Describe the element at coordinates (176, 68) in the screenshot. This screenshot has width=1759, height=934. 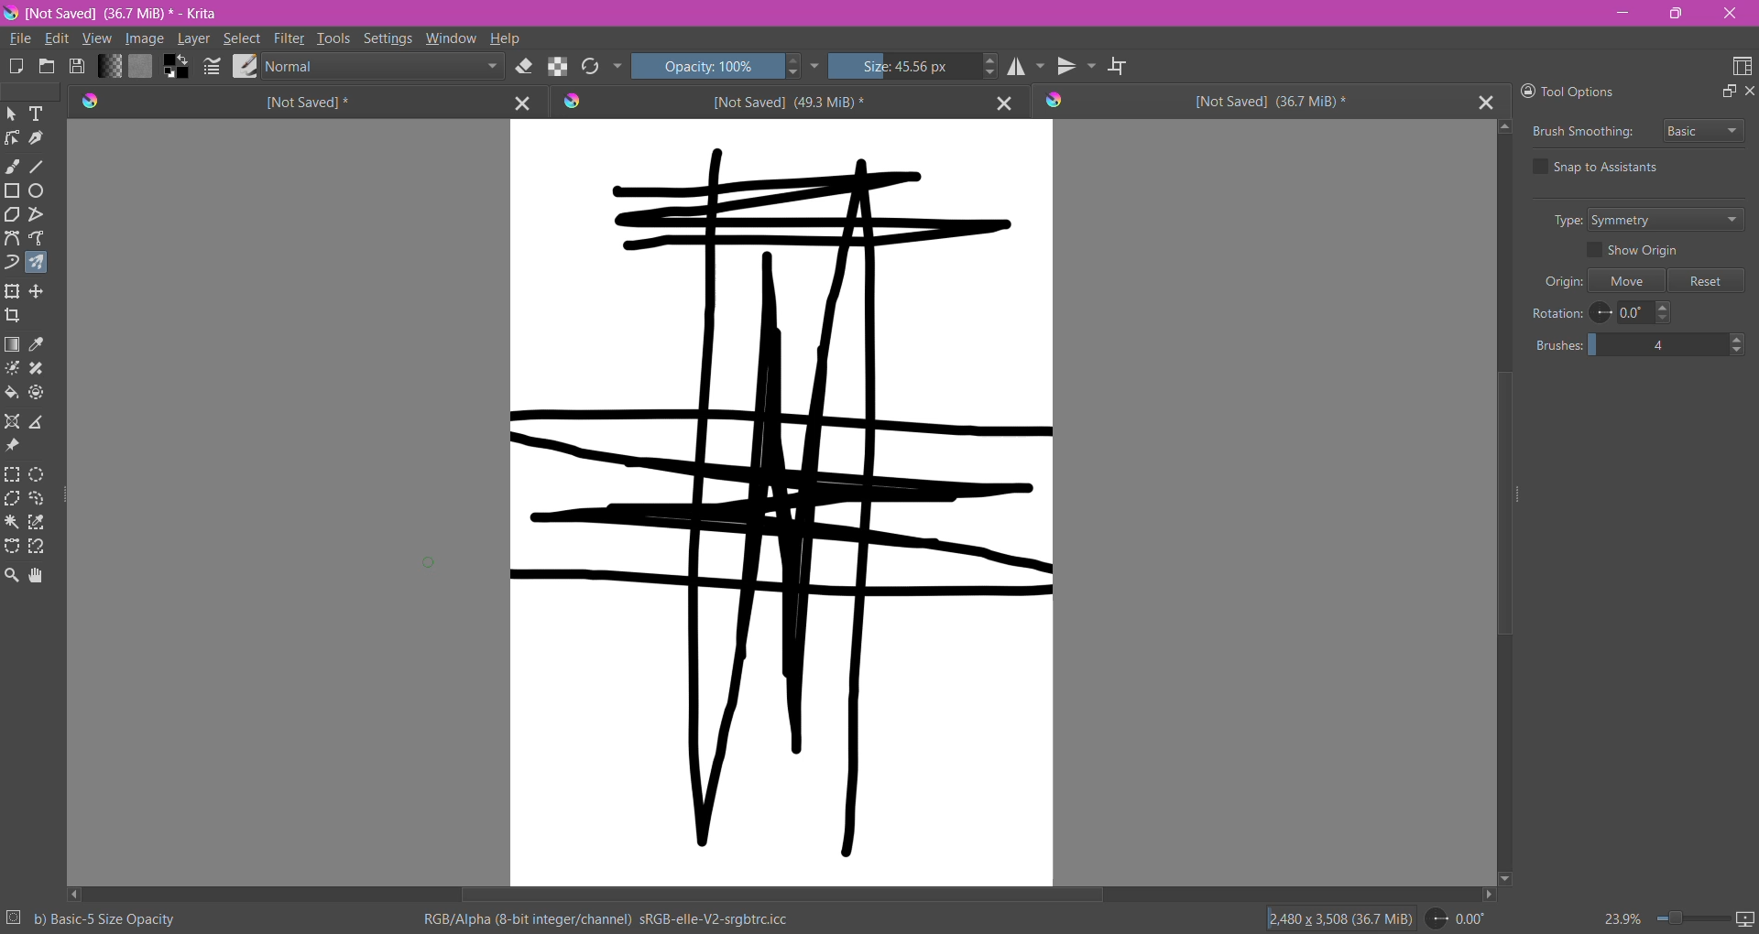
I see `Background Color Selector` at that location.